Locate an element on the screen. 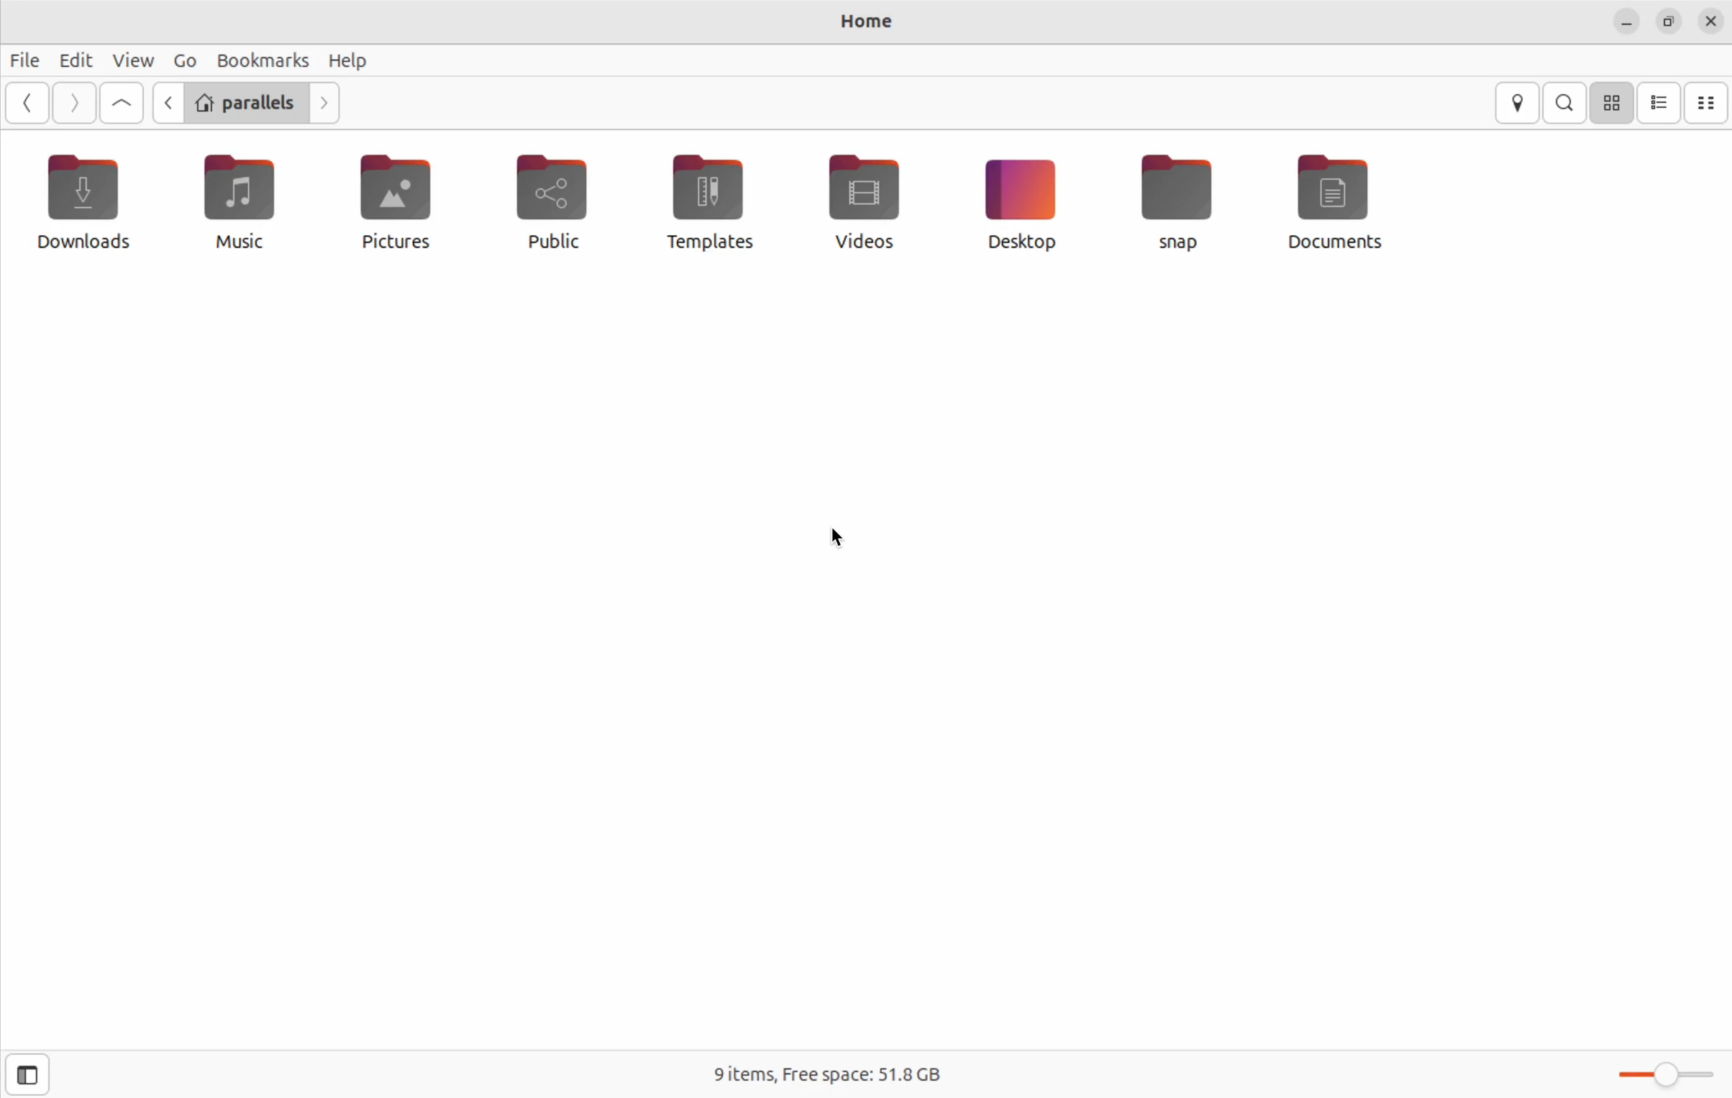  Go next is located at coordinates (76, 104).